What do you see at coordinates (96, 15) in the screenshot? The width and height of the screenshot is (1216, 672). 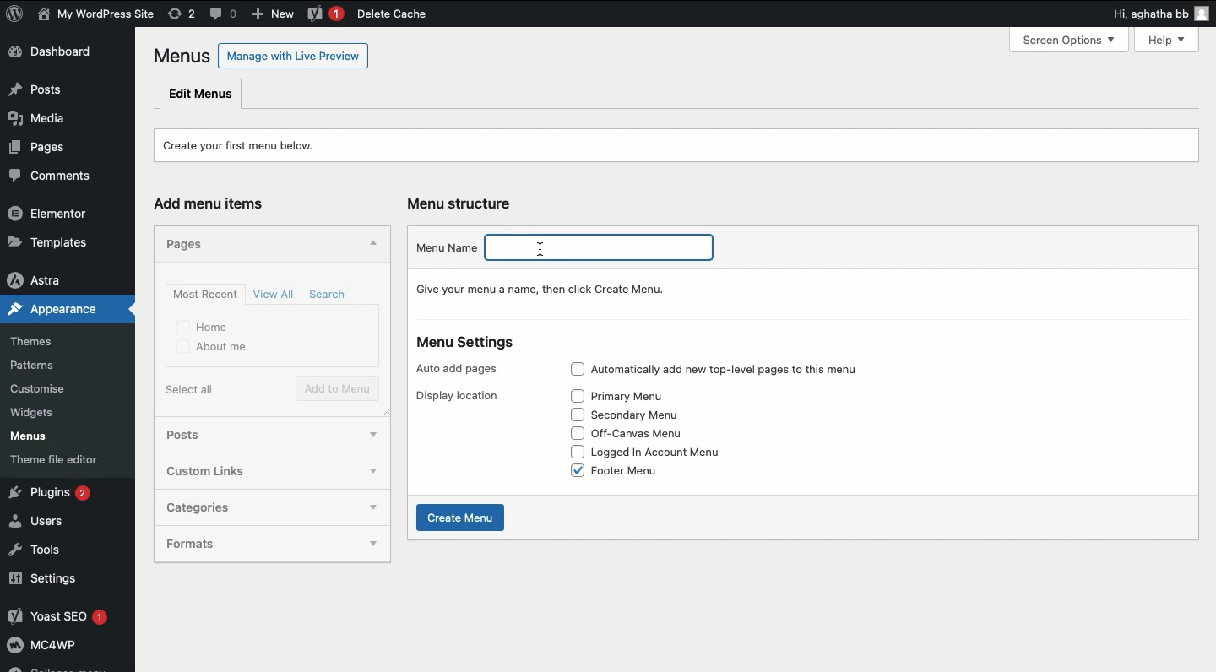 I see `User` at bounding box center [96, 15].